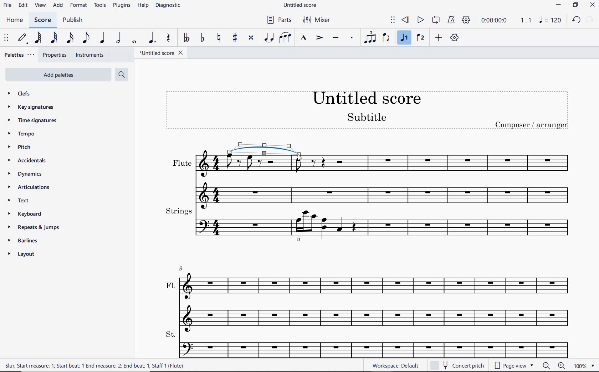  Describe the element at coordinates (45, 20) in the screenshot. I see `SCORE` at that location.